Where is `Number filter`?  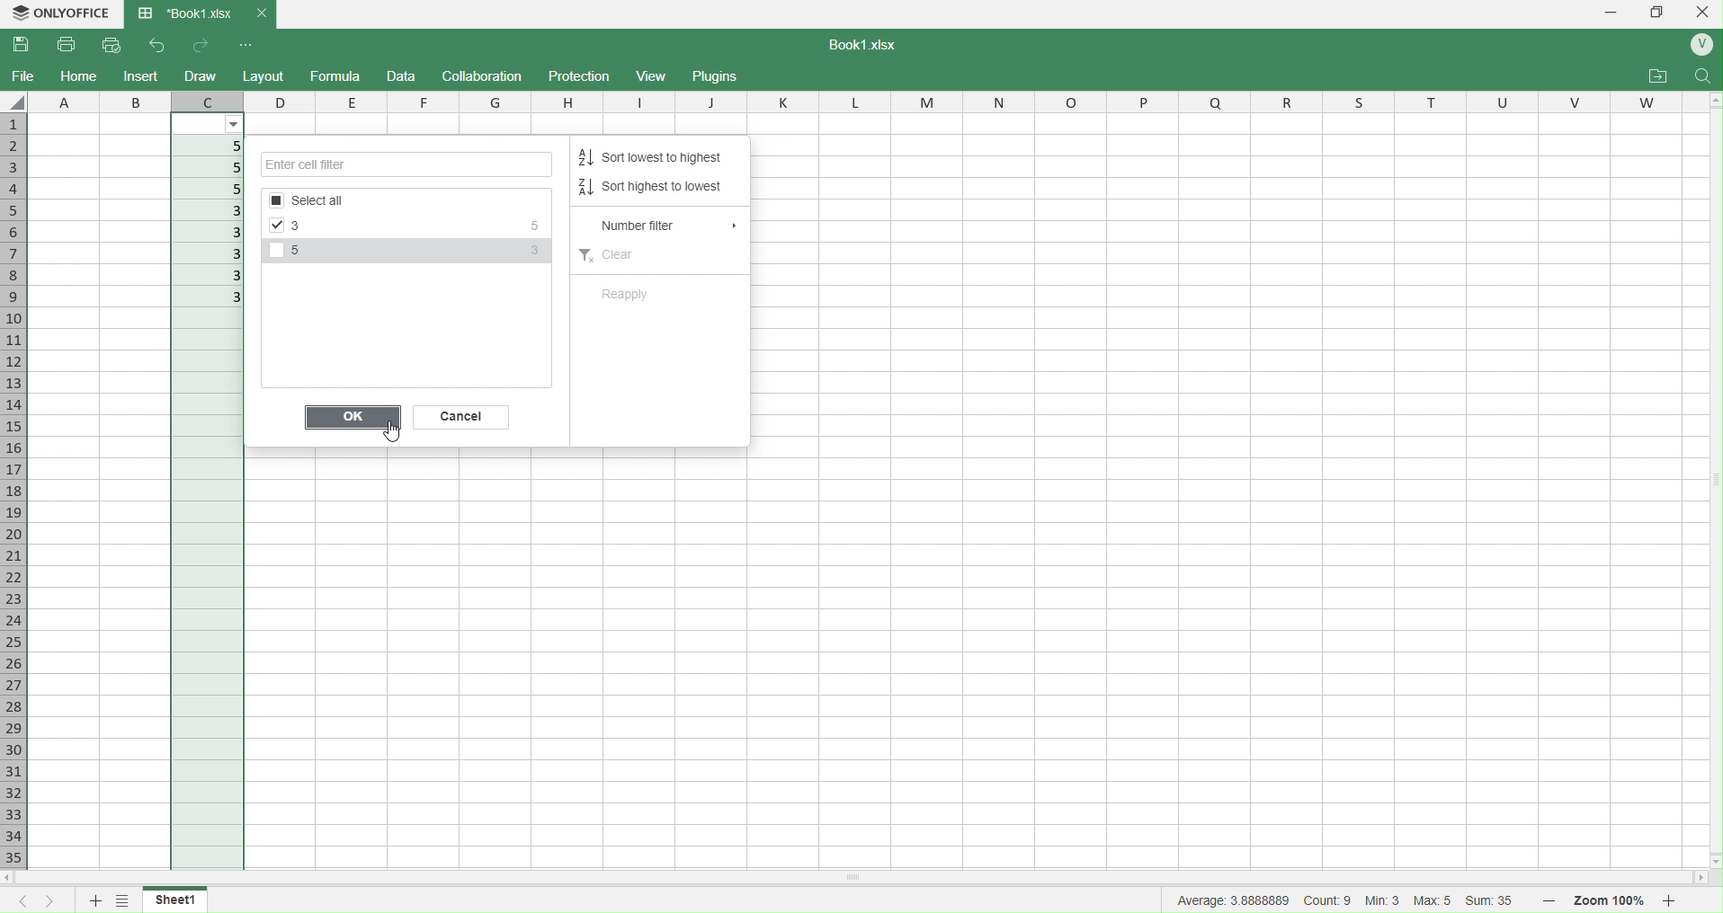 Number filter is located at coordinates (665, 226).